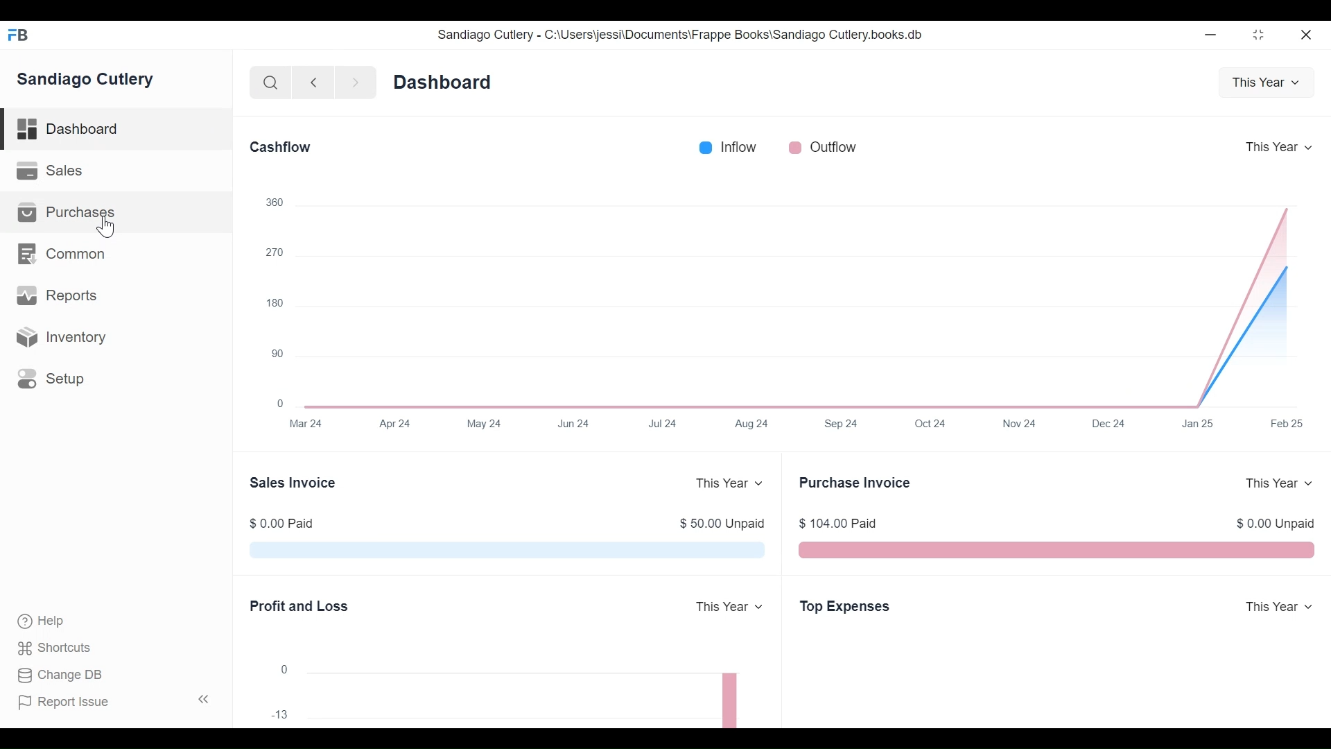 The height and width of the screenshot is (749, 1331). Describe the element at coordinates (296, 483) in the screenshot. I see `Sales Invoice` at that location.